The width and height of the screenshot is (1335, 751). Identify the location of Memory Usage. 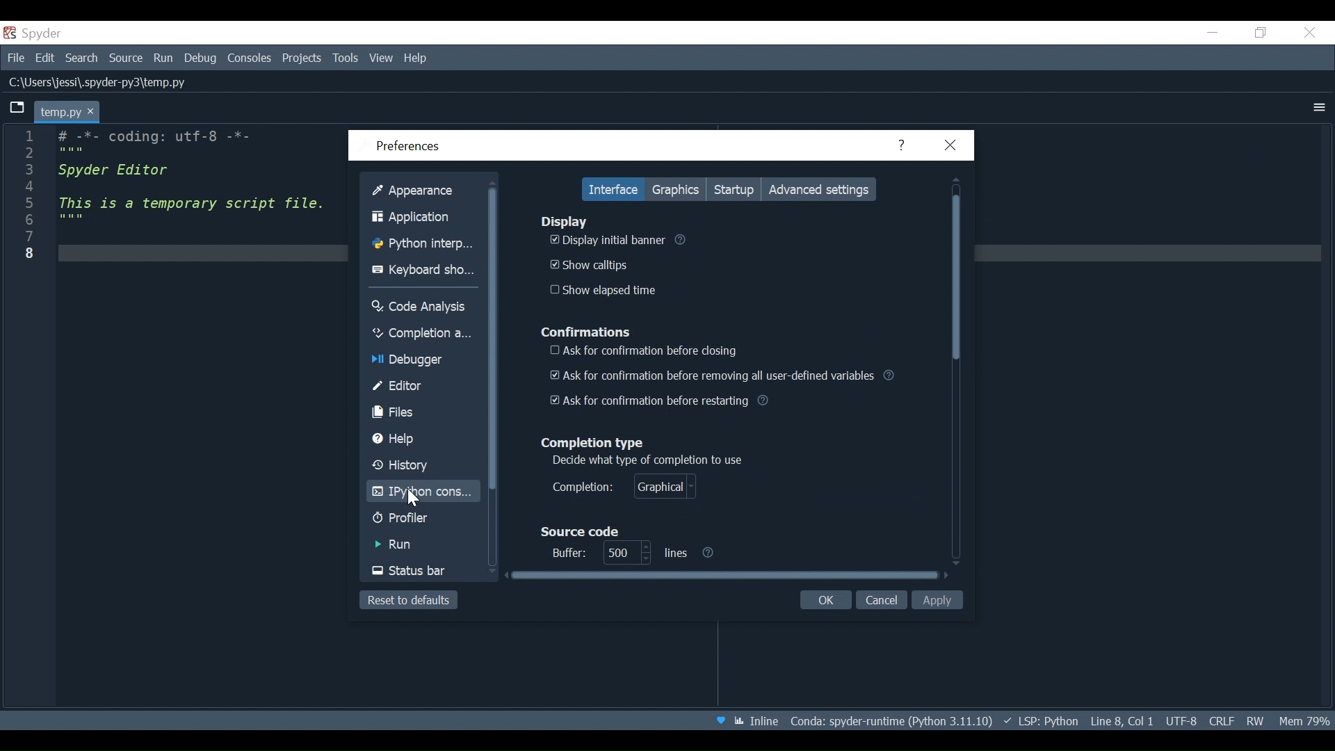
(1303, 721).